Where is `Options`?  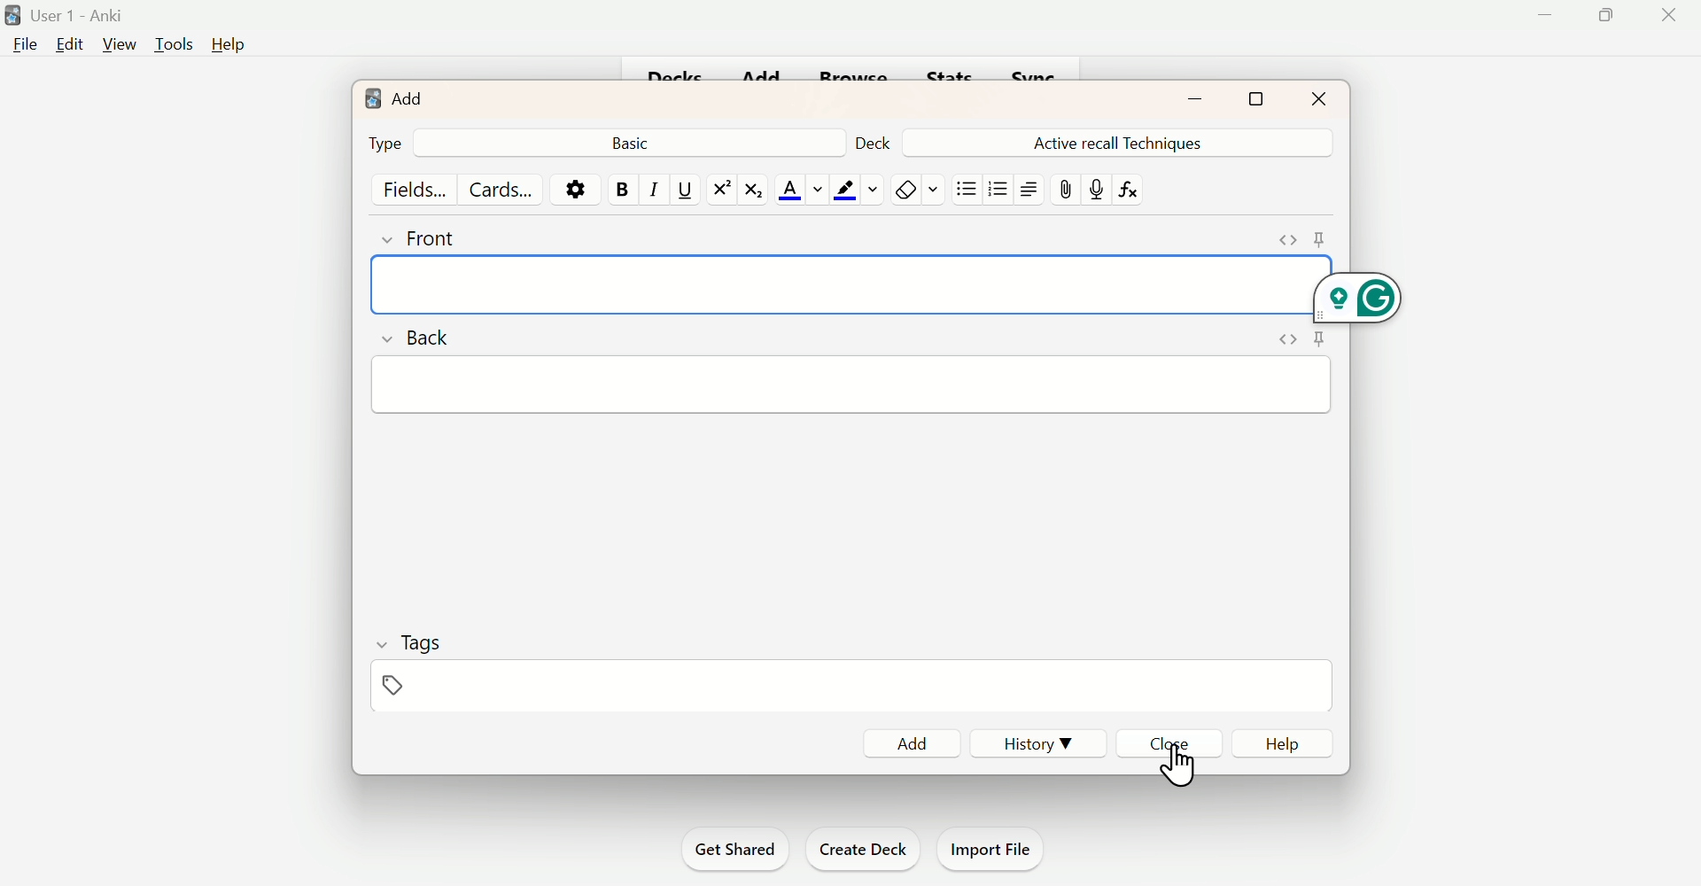 Options is located at coordinates (578, 188).